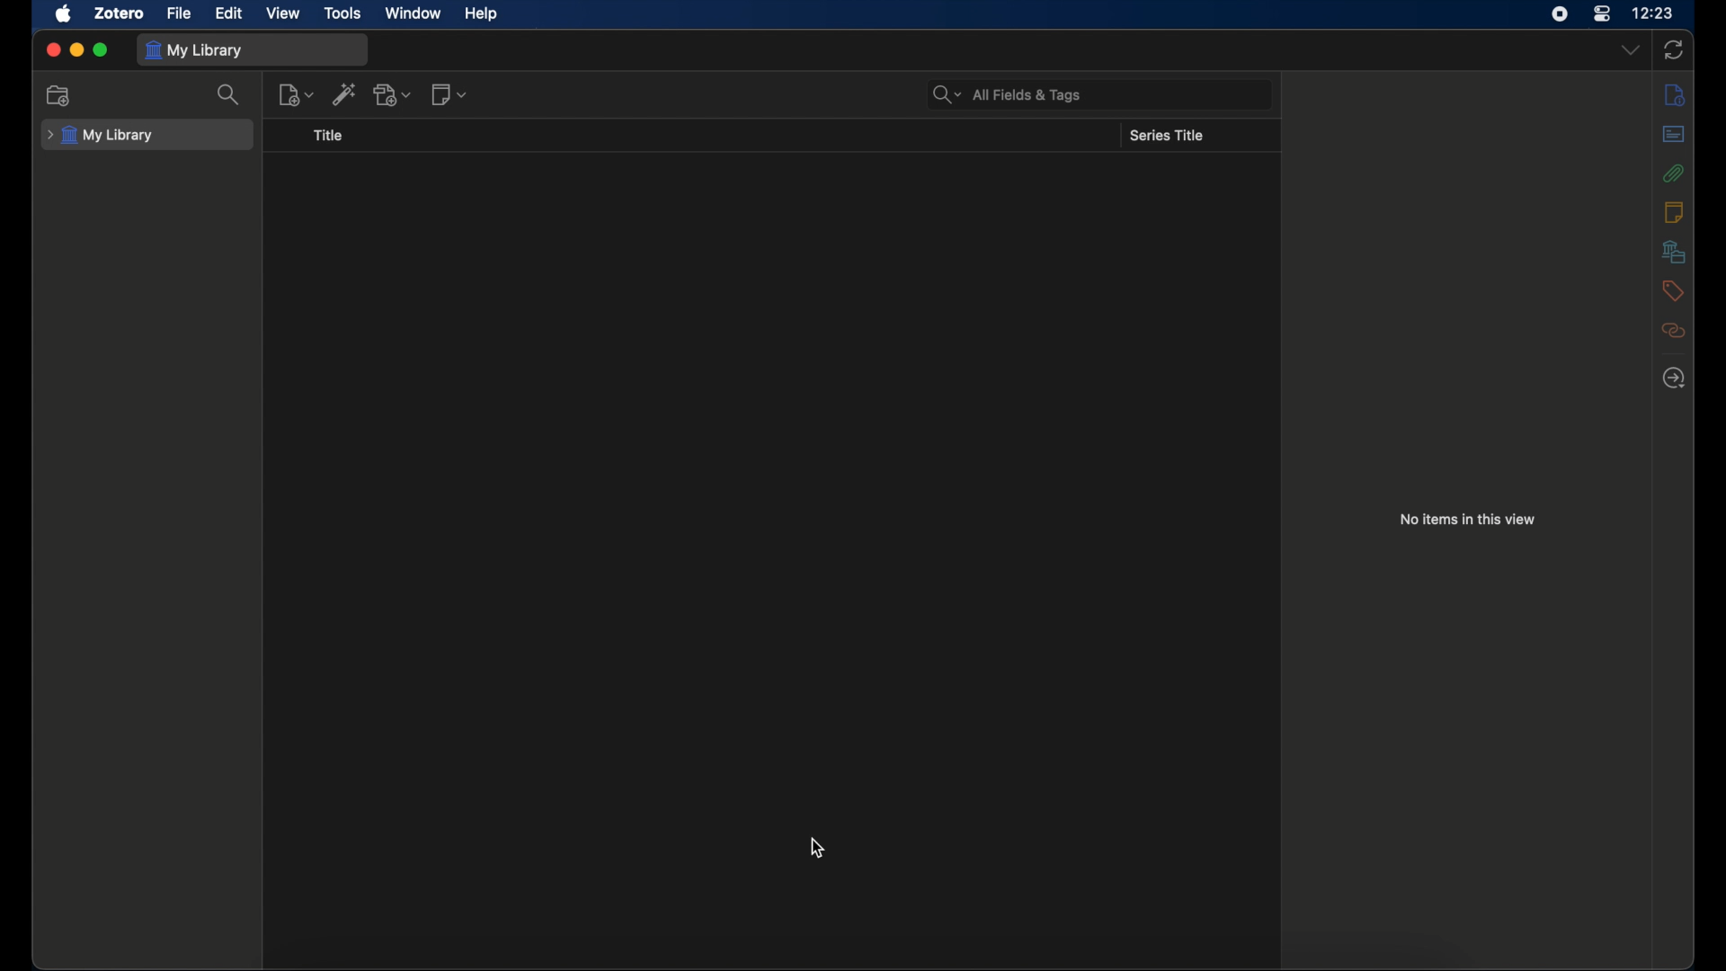 The height and width of the screenshot is (971, 1726). I want to click on sync, so click(1673, 49).